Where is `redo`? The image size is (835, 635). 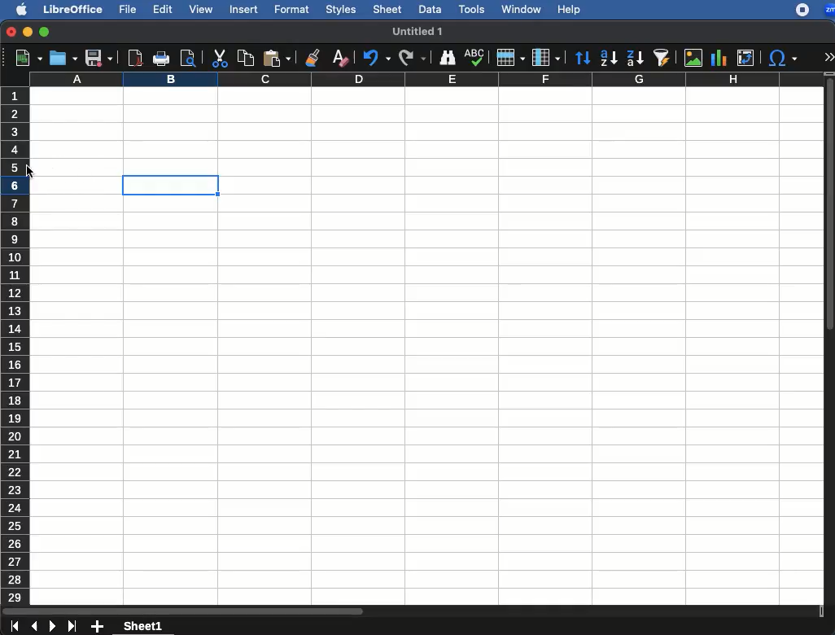
redo is located at coordinates (413, 57).